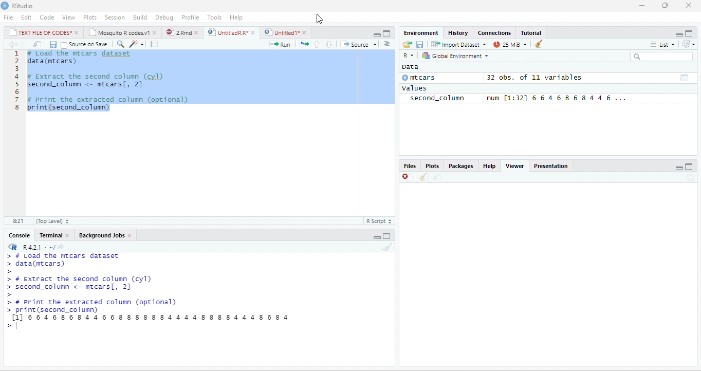 The height and width of the screenshot is (371, 701). What do you see at coordinates (410, 166) in the screenshot?
I see `Files` at bounding box center [410, 166].